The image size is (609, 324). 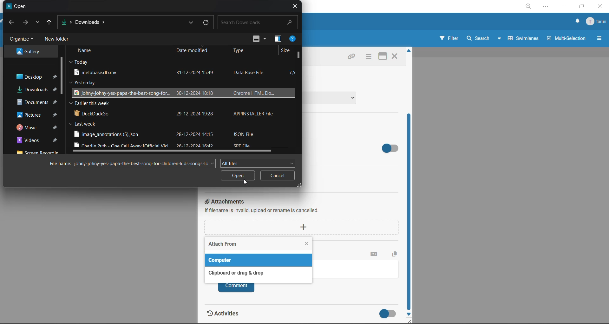 I want to click on desktop, so click(x=30, y=76).